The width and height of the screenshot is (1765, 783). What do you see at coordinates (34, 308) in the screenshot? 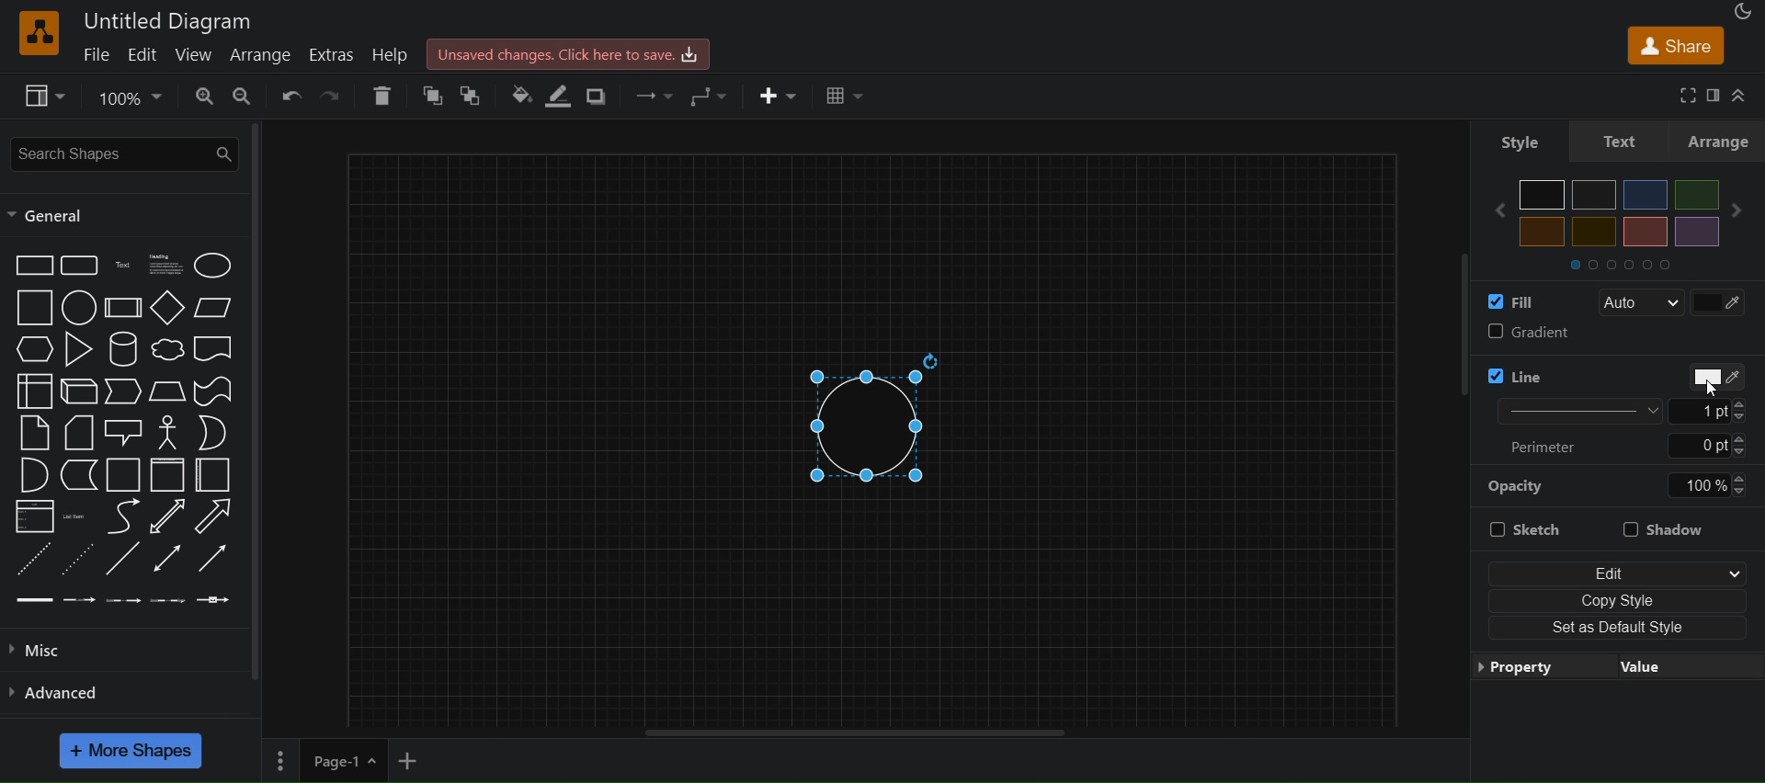
I see `square` at bounding box center [34, 308].